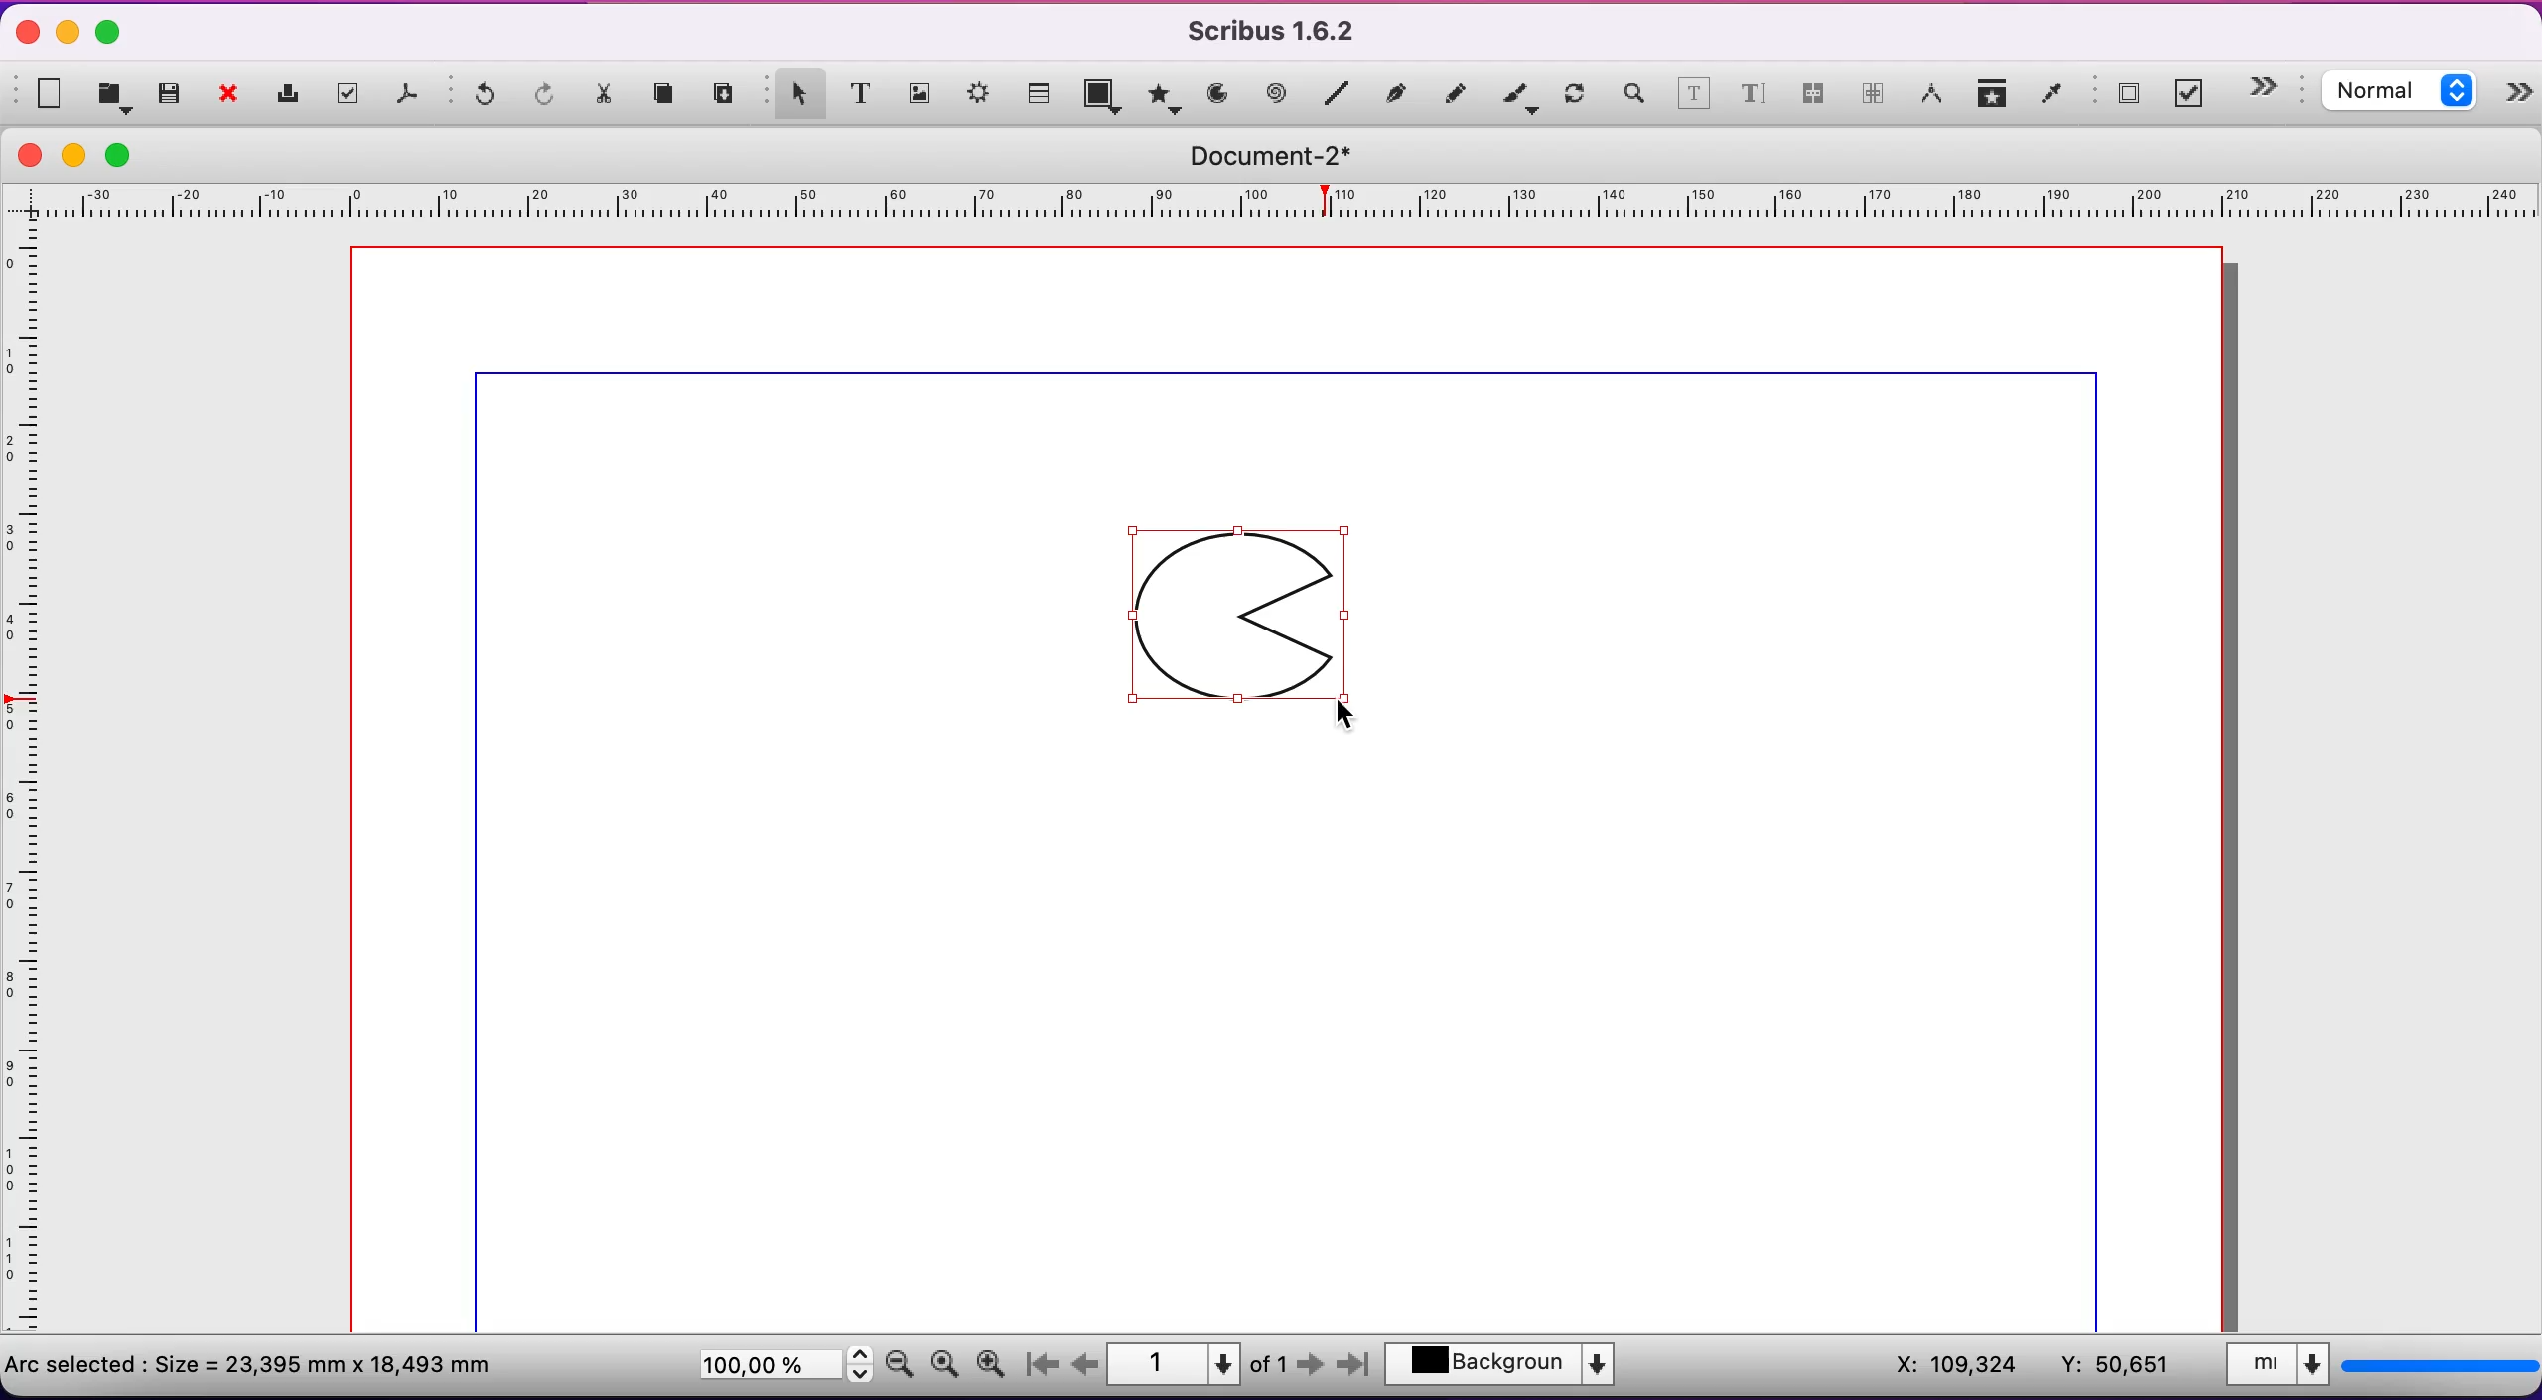  What do you see at coordinates (861, 92) in the screenshot?
I see `text frame` at bounding box center [861, 92].